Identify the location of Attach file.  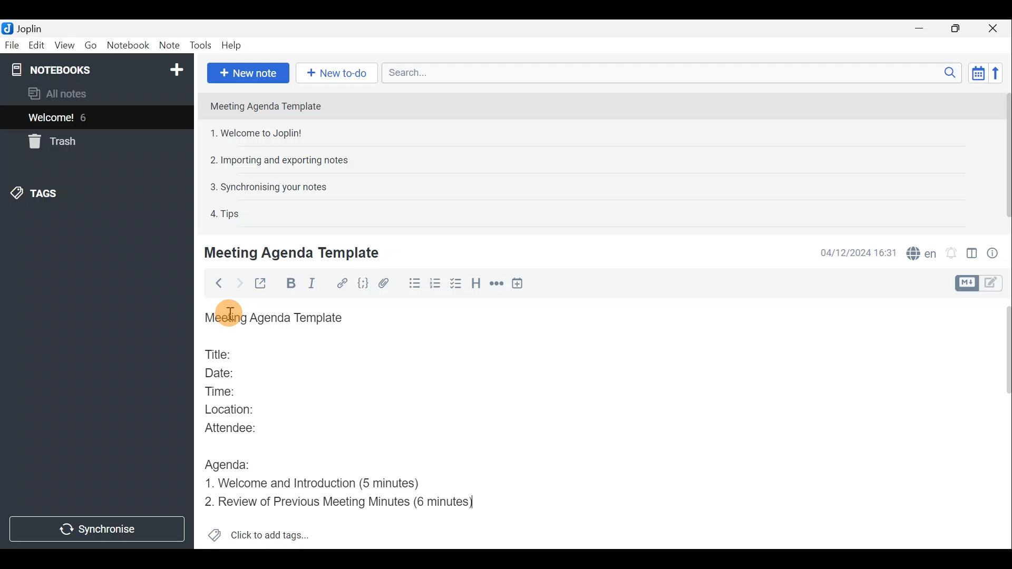
(388, 283).